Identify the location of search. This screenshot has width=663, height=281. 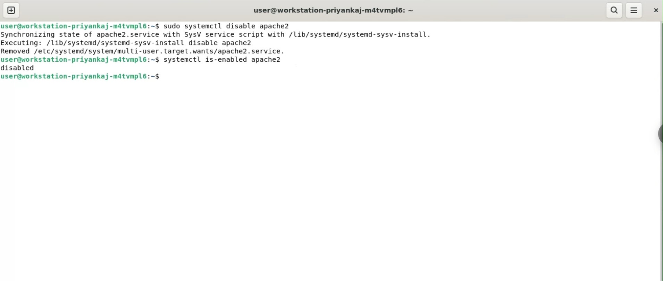
(615, 10).